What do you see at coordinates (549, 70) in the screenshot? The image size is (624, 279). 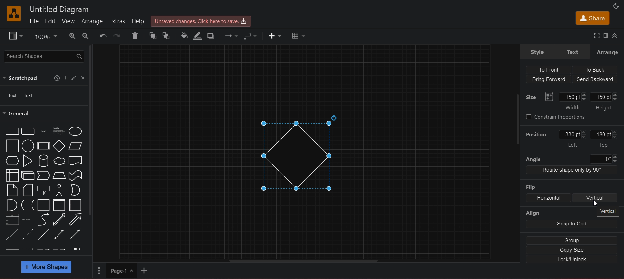 I see `to front` at bounding box center [549, 70].